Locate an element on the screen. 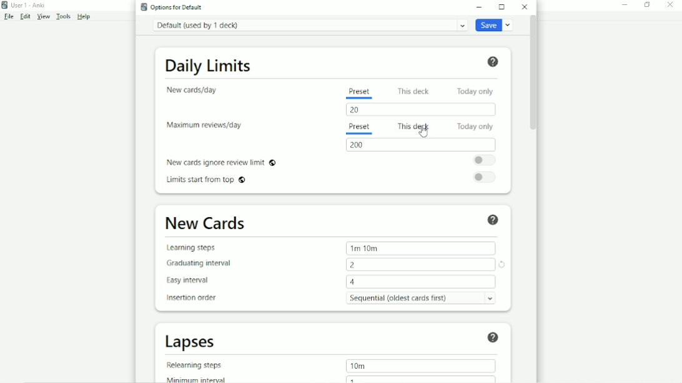  Preset is located at coordinates (358, 128).